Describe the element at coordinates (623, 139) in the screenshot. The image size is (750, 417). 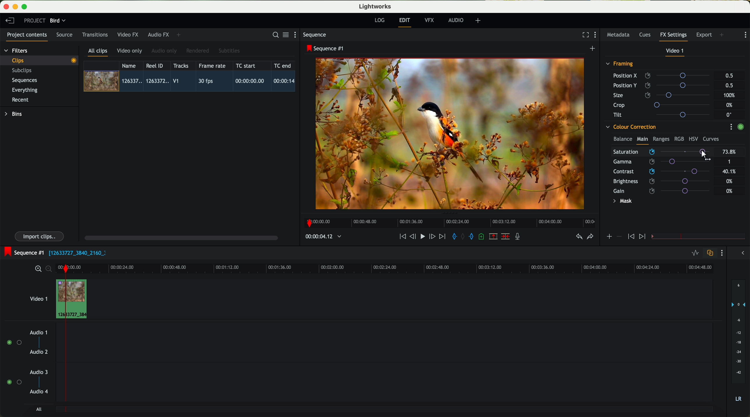
I see `balance` at that location.